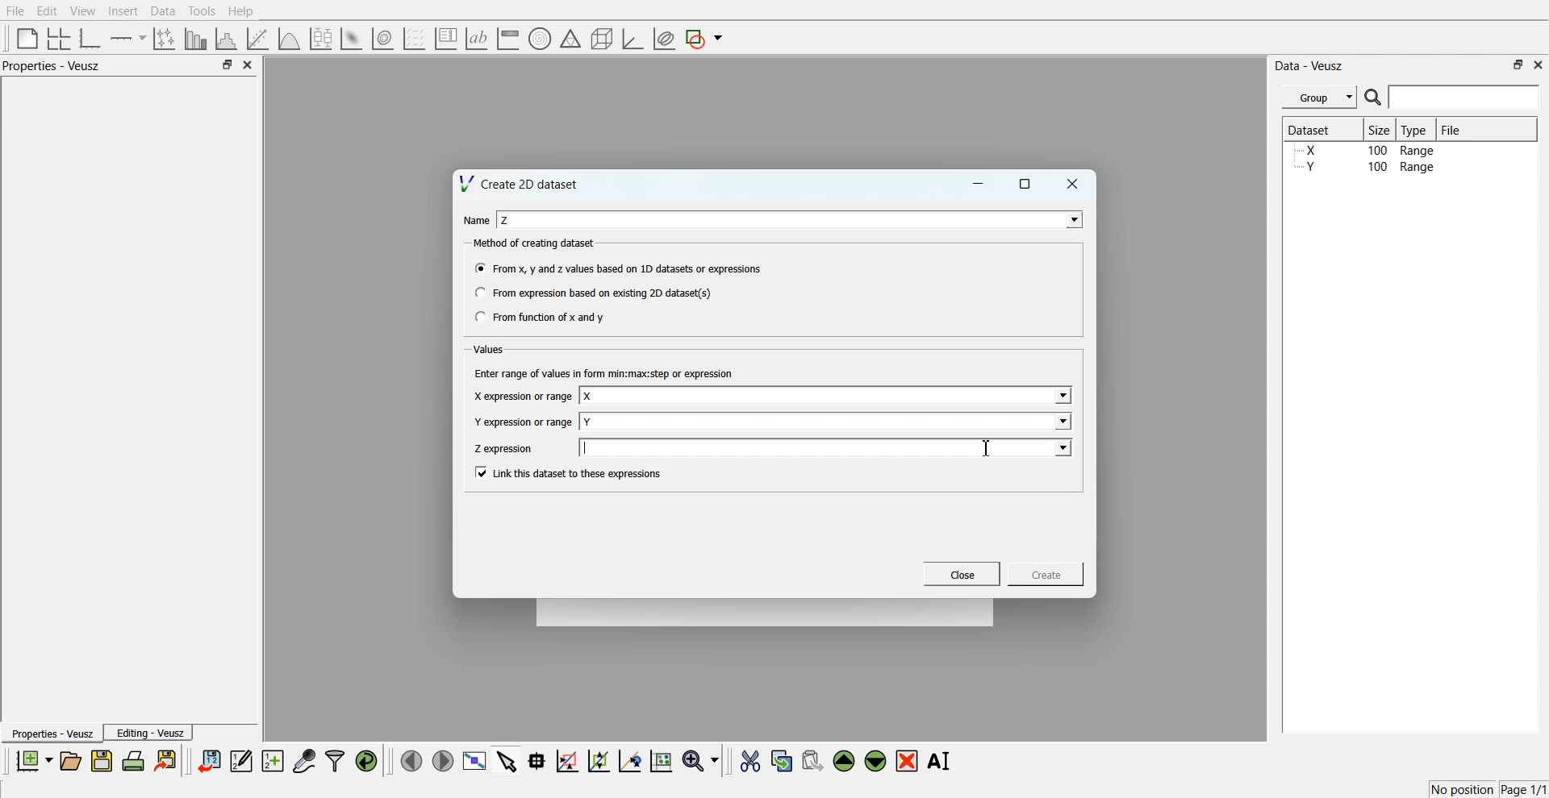 This screenshot has width=1549, height=798. Describe the element at coordinates (290, 39) in the screenshot. I see `3D Function` at that location.